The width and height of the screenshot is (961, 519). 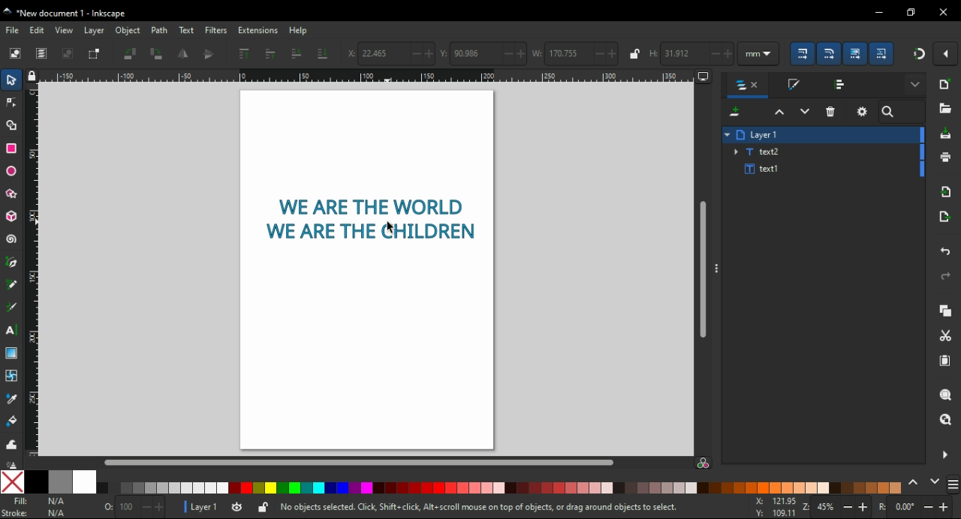 I want to click on text1, so click(x=762, y=169).